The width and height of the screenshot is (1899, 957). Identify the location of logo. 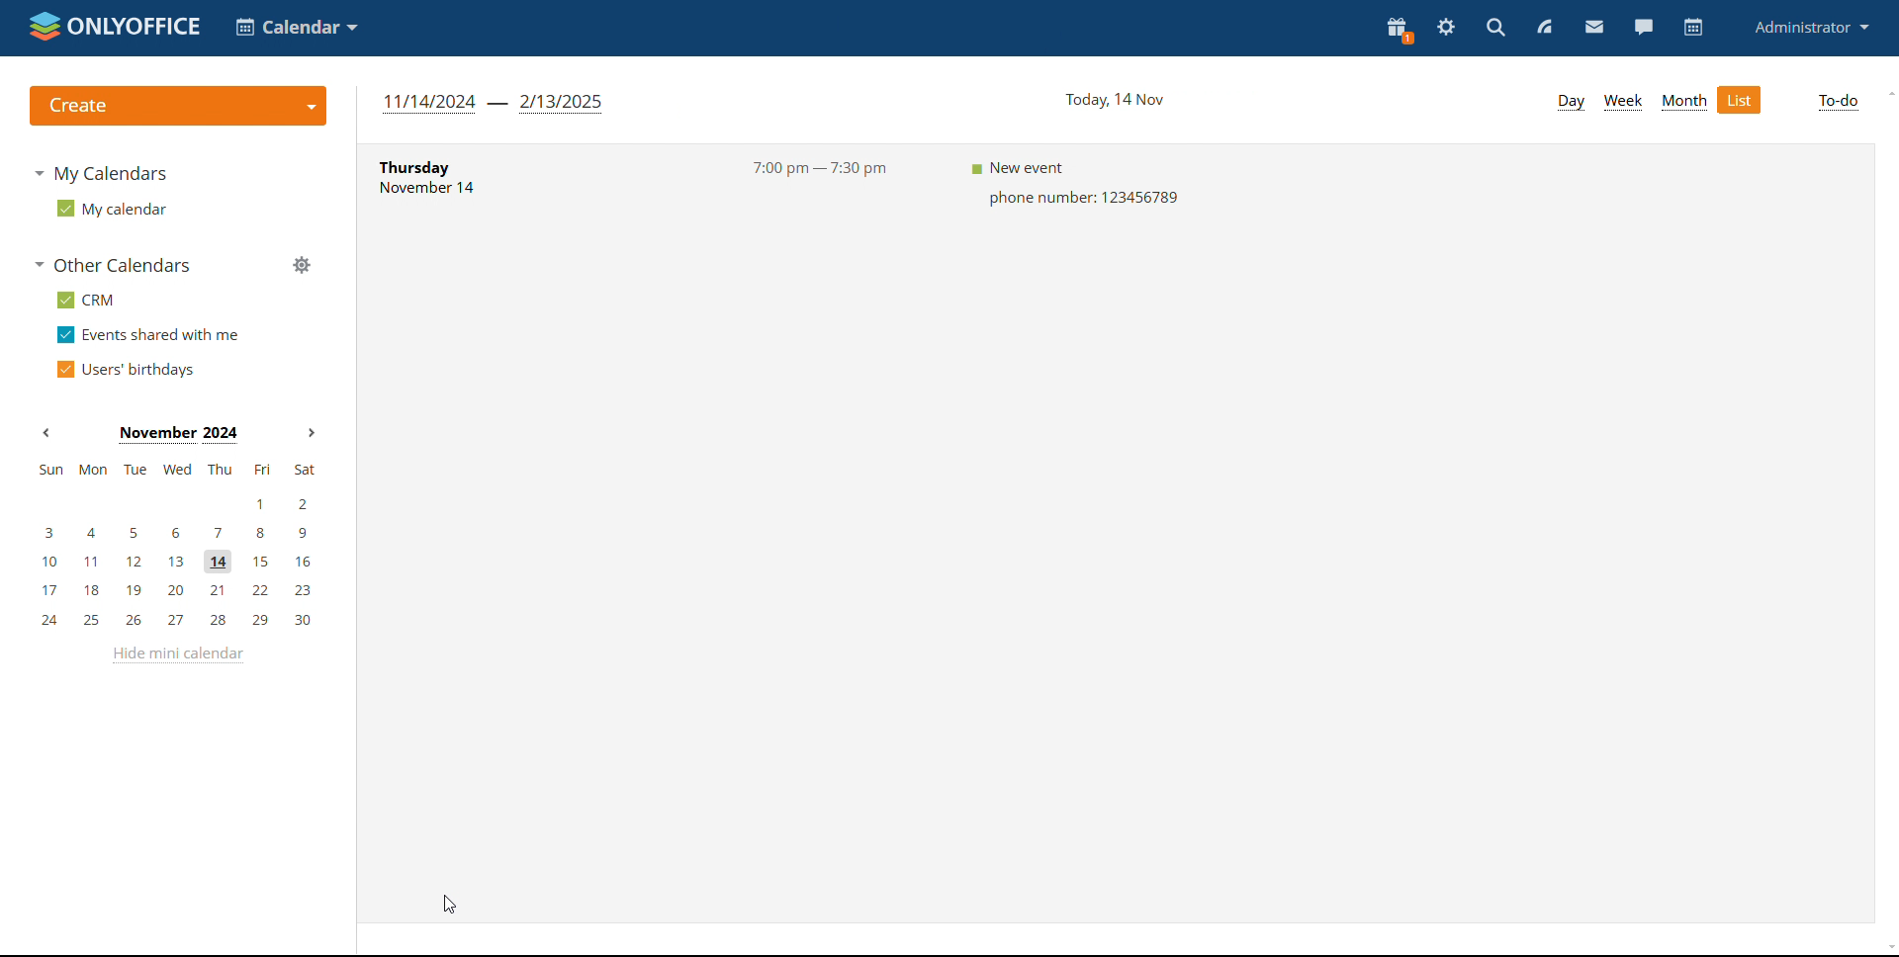
(176, 105).